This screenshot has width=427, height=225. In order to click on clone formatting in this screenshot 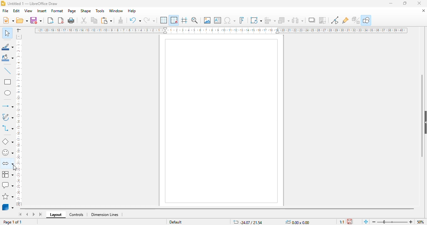, I will do `click(121, 20)`.